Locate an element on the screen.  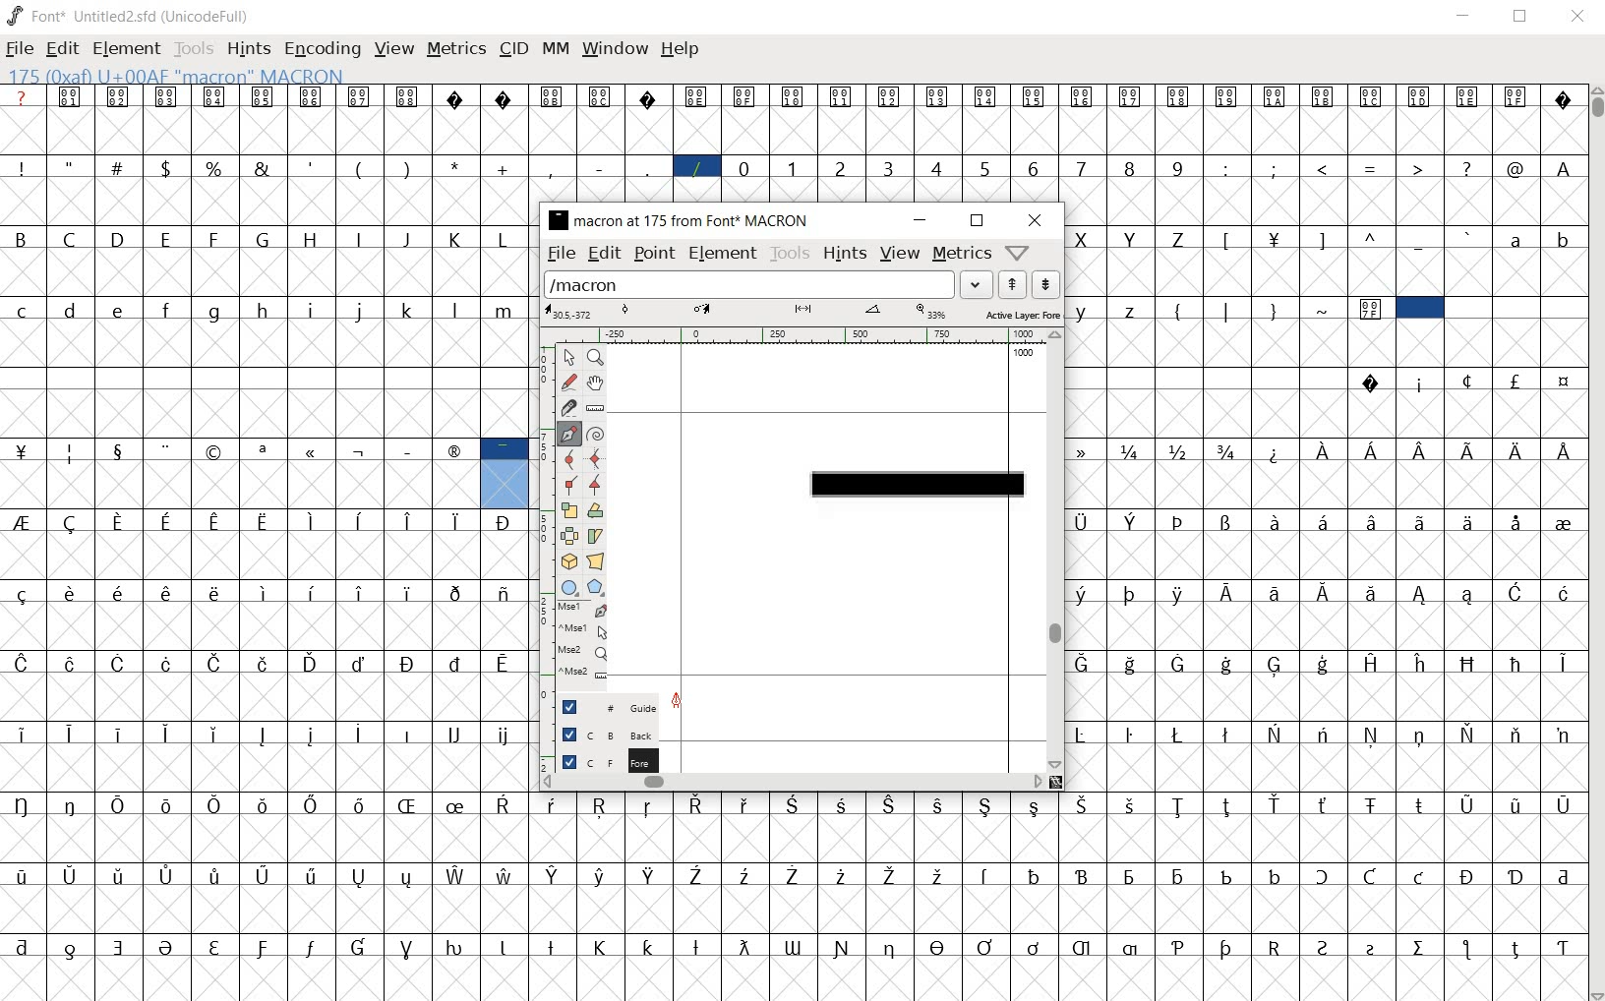
glyph slot is located at coordinates (503, 485).